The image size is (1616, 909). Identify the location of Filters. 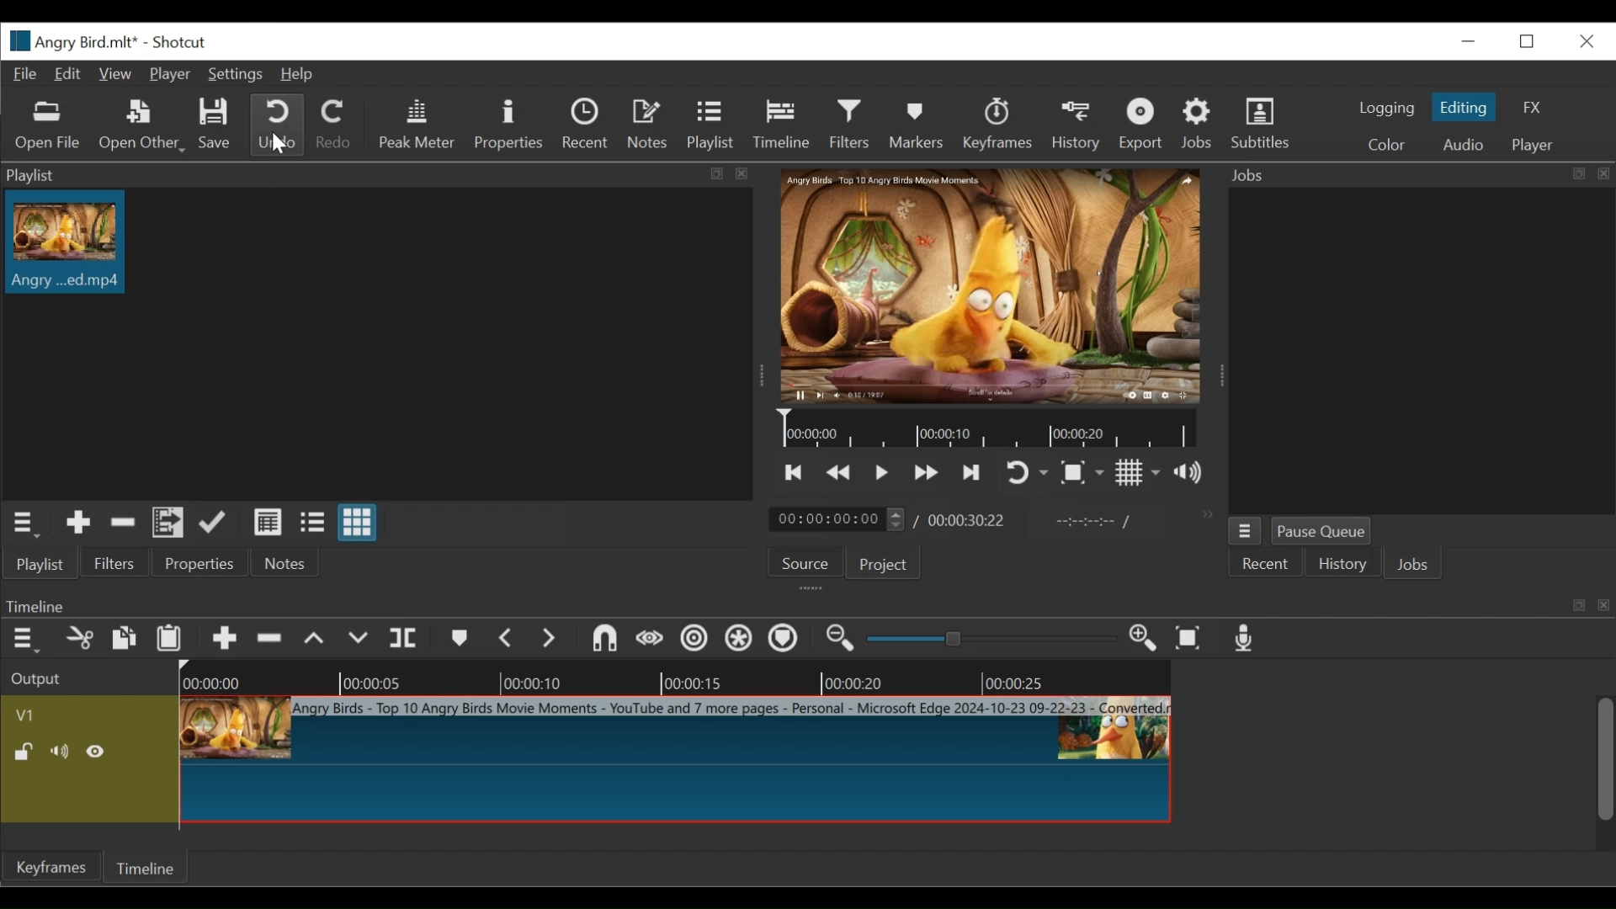
(850, 124).